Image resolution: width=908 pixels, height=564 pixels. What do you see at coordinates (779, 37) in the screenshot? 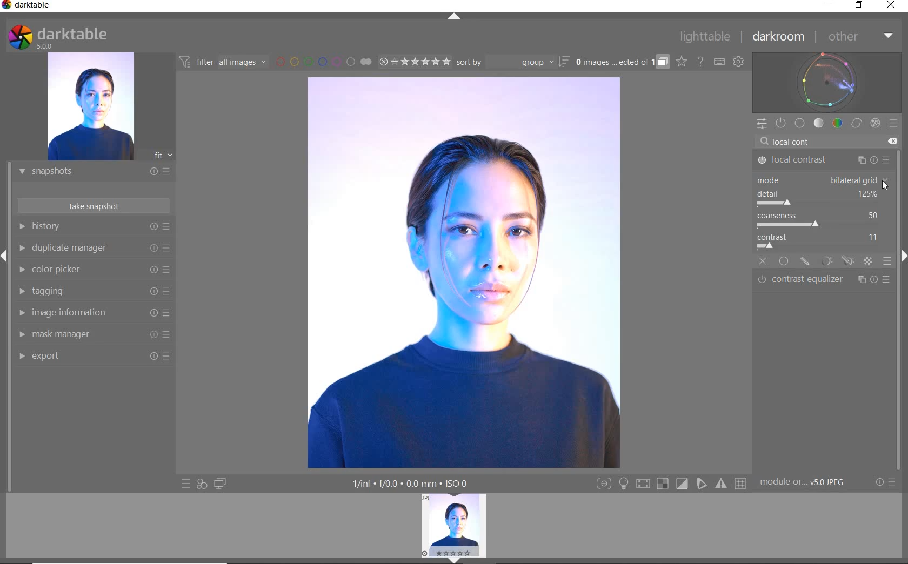
I see `DARKROOM` at bounding box center [779, 37].